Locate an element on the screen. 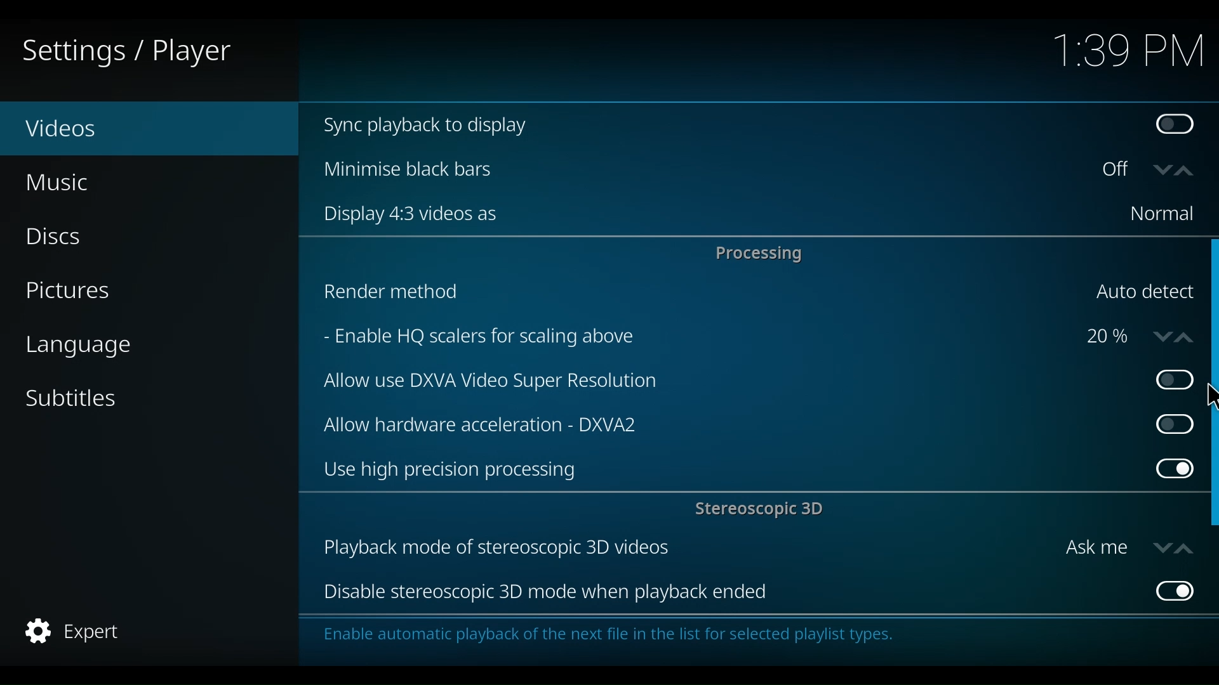  up is located at coordinates (1183, 547).